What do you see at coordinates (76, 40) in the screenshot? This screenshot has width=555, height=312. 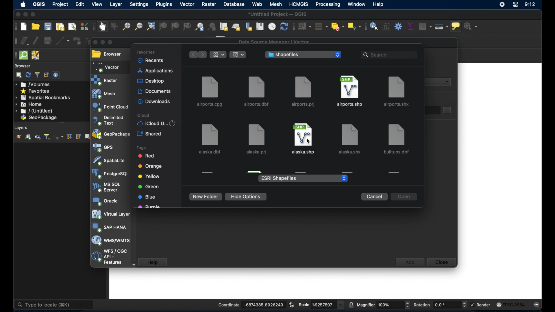 I see `add polygon feature` at bounding box center [76, 40].